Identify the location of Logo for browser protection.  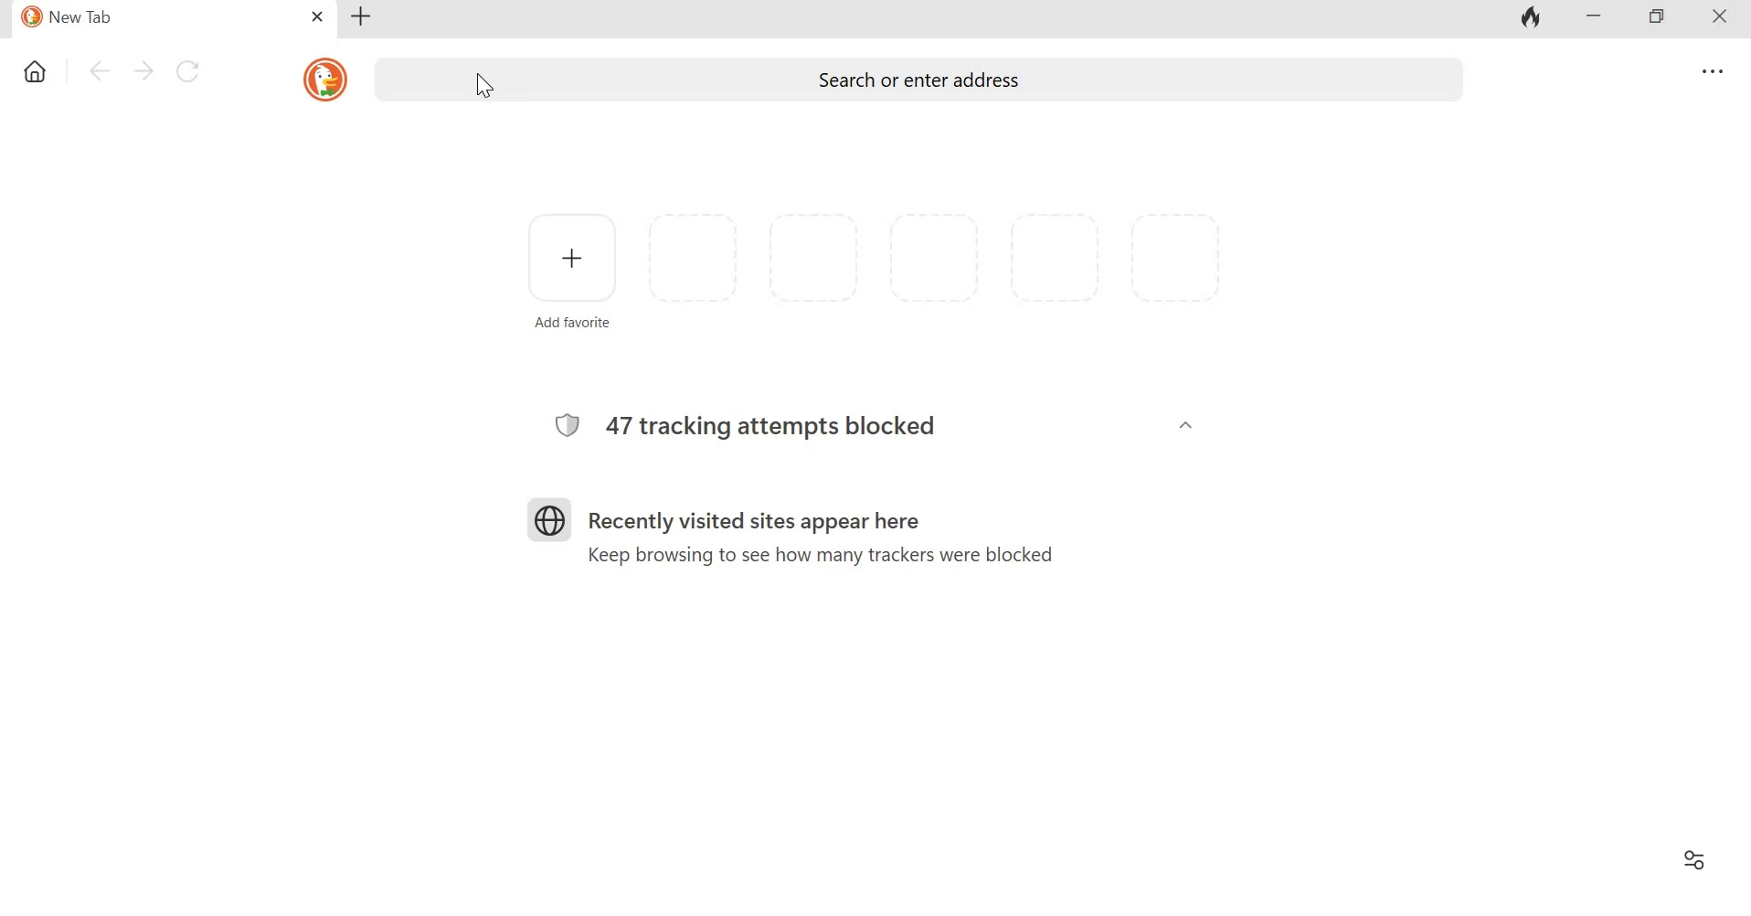
(567, 425).